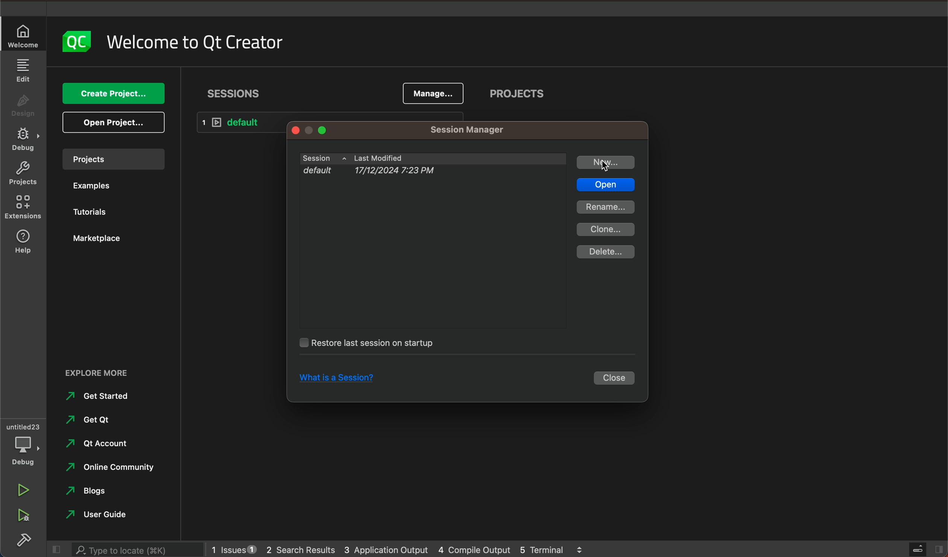 The width and height of the screenshot is (948, 557). I want to click on explore more, so click(112, 368).